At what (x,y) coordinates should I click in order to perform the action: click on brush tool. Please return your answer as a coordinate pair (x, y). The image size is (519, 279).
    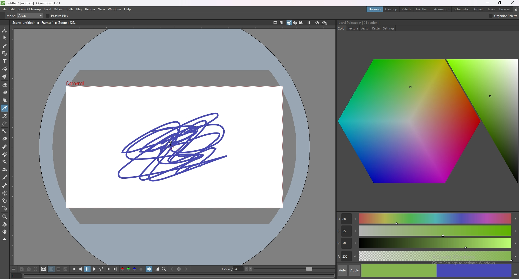
    Looking at the image, I should click on (5, 46).